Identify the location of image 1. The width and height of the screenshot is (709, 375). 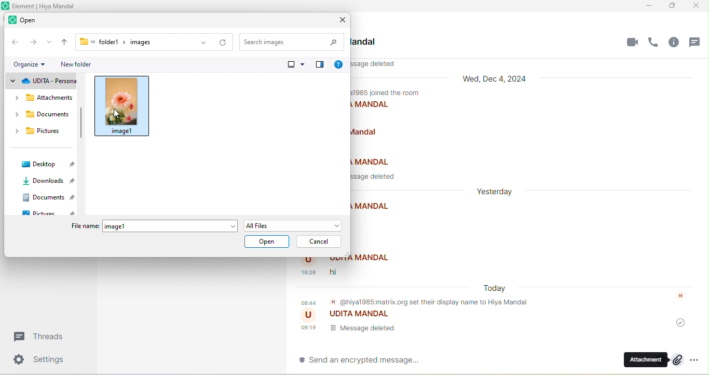
(123, 105).